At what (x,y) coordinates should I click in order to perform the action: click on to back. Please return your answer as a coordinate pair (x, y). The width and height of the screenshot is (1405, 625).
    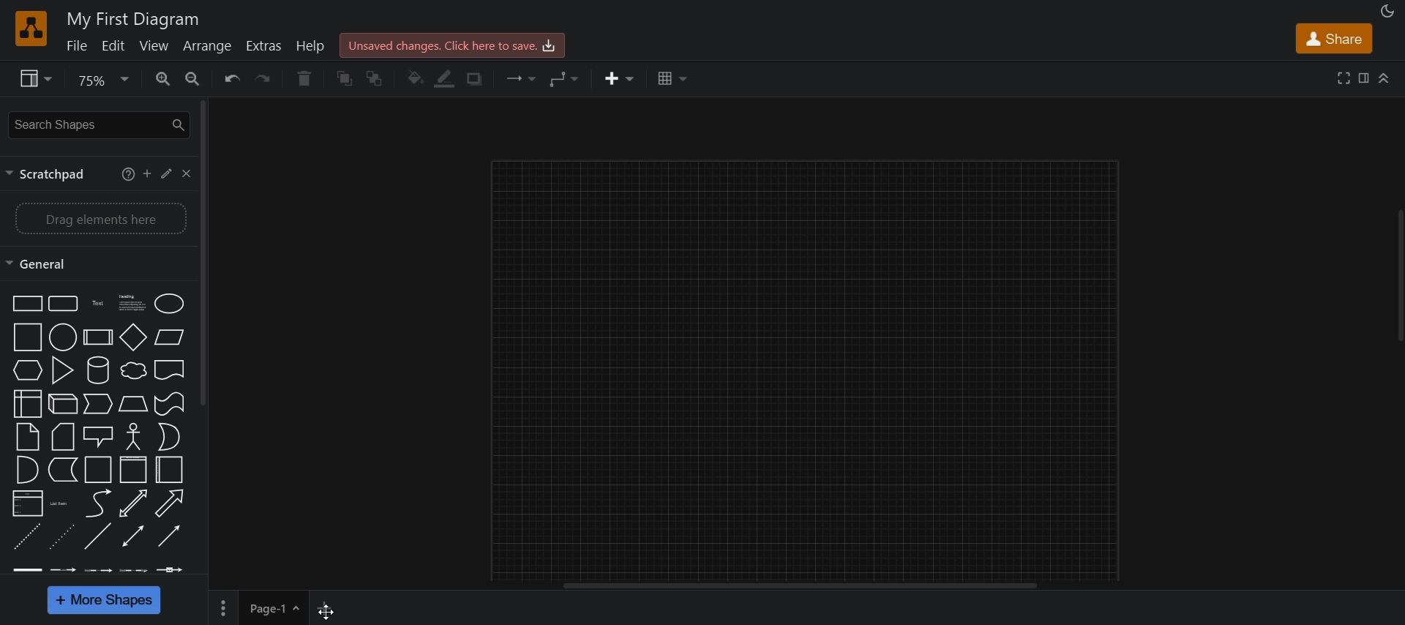
    Looking at the image, I should click on (380, 80).